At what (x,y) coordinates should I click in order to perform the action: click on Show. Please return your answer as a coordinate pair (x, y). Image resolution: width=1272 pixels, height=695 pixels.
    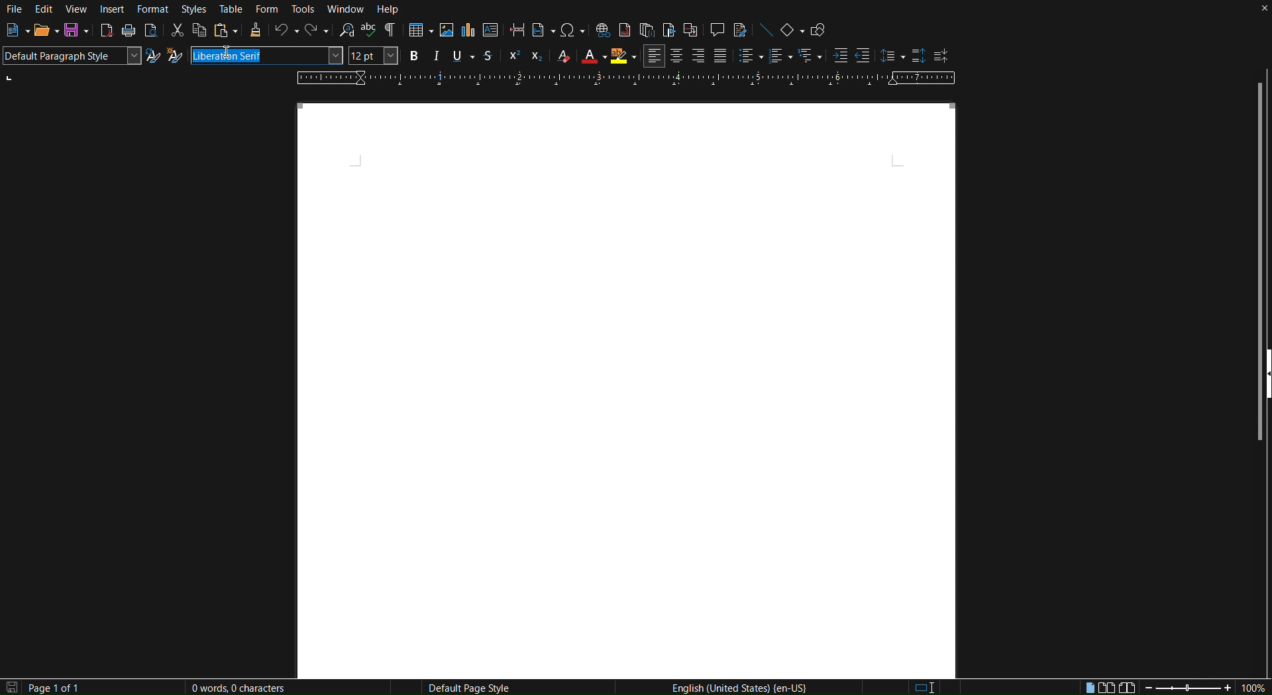
    Looking at the image, I should click on (1263, 397).